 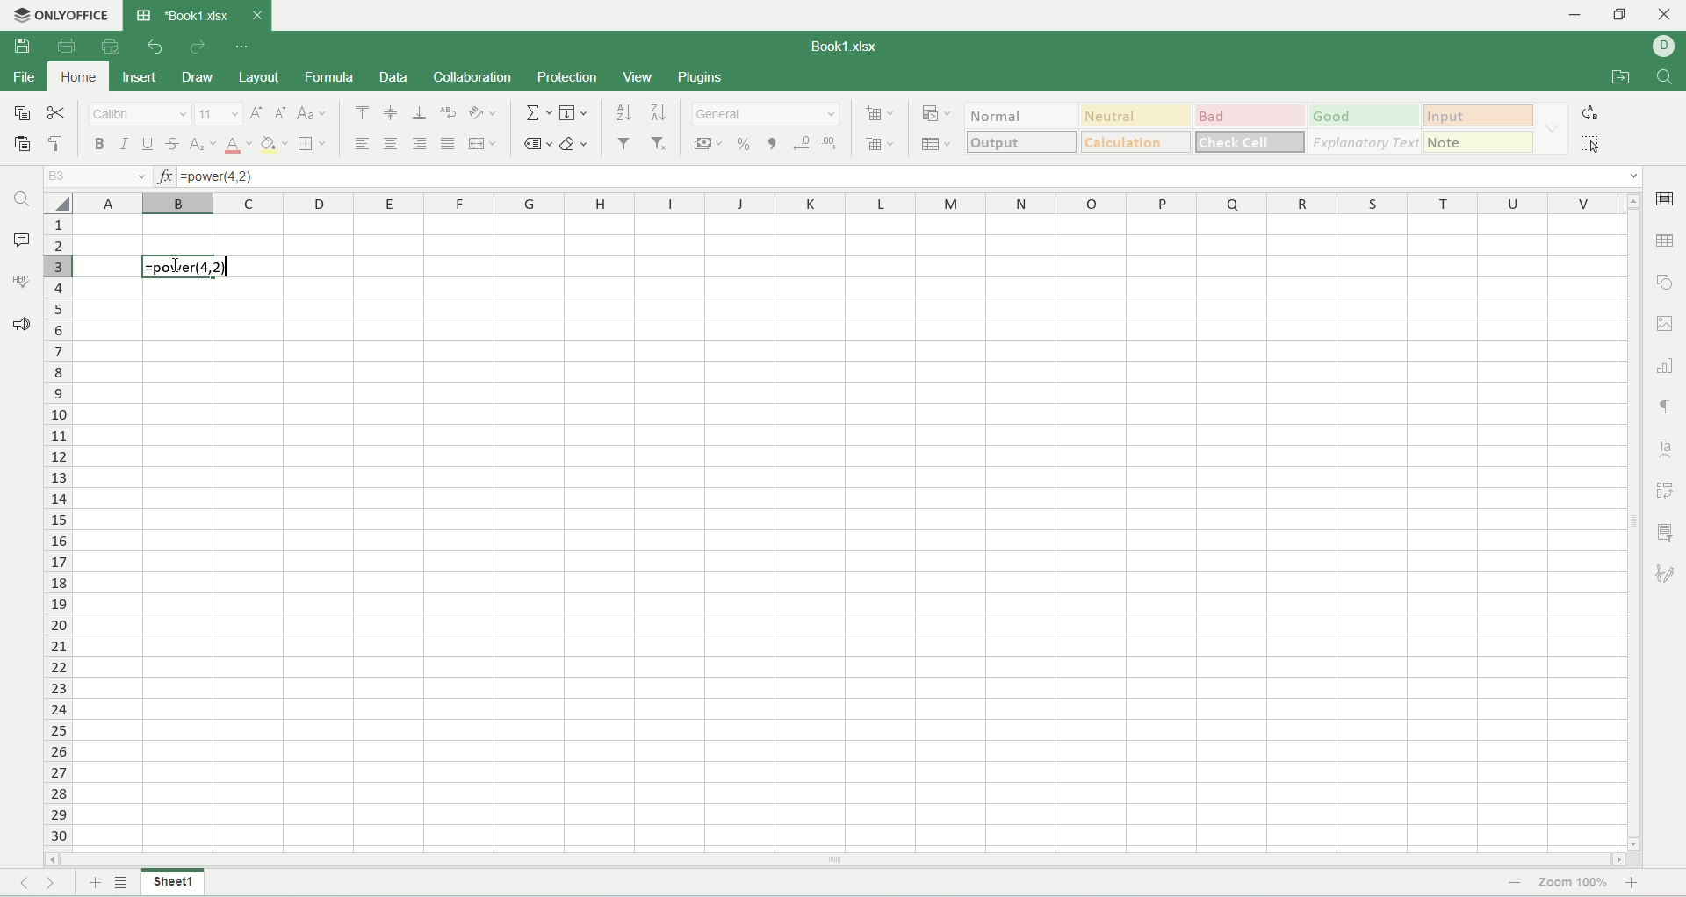 I want to click on change case, so click(x=313, y=115).